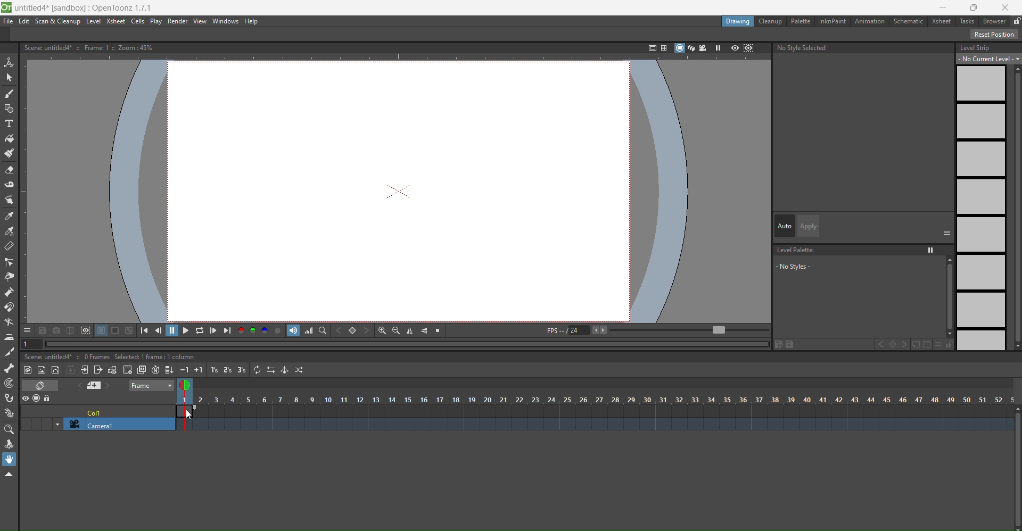 This screenshot has width=1022, height=531. Describe the element at coordinates (1016, 468) in the screenshot. I see `Scroll bar` at that location.